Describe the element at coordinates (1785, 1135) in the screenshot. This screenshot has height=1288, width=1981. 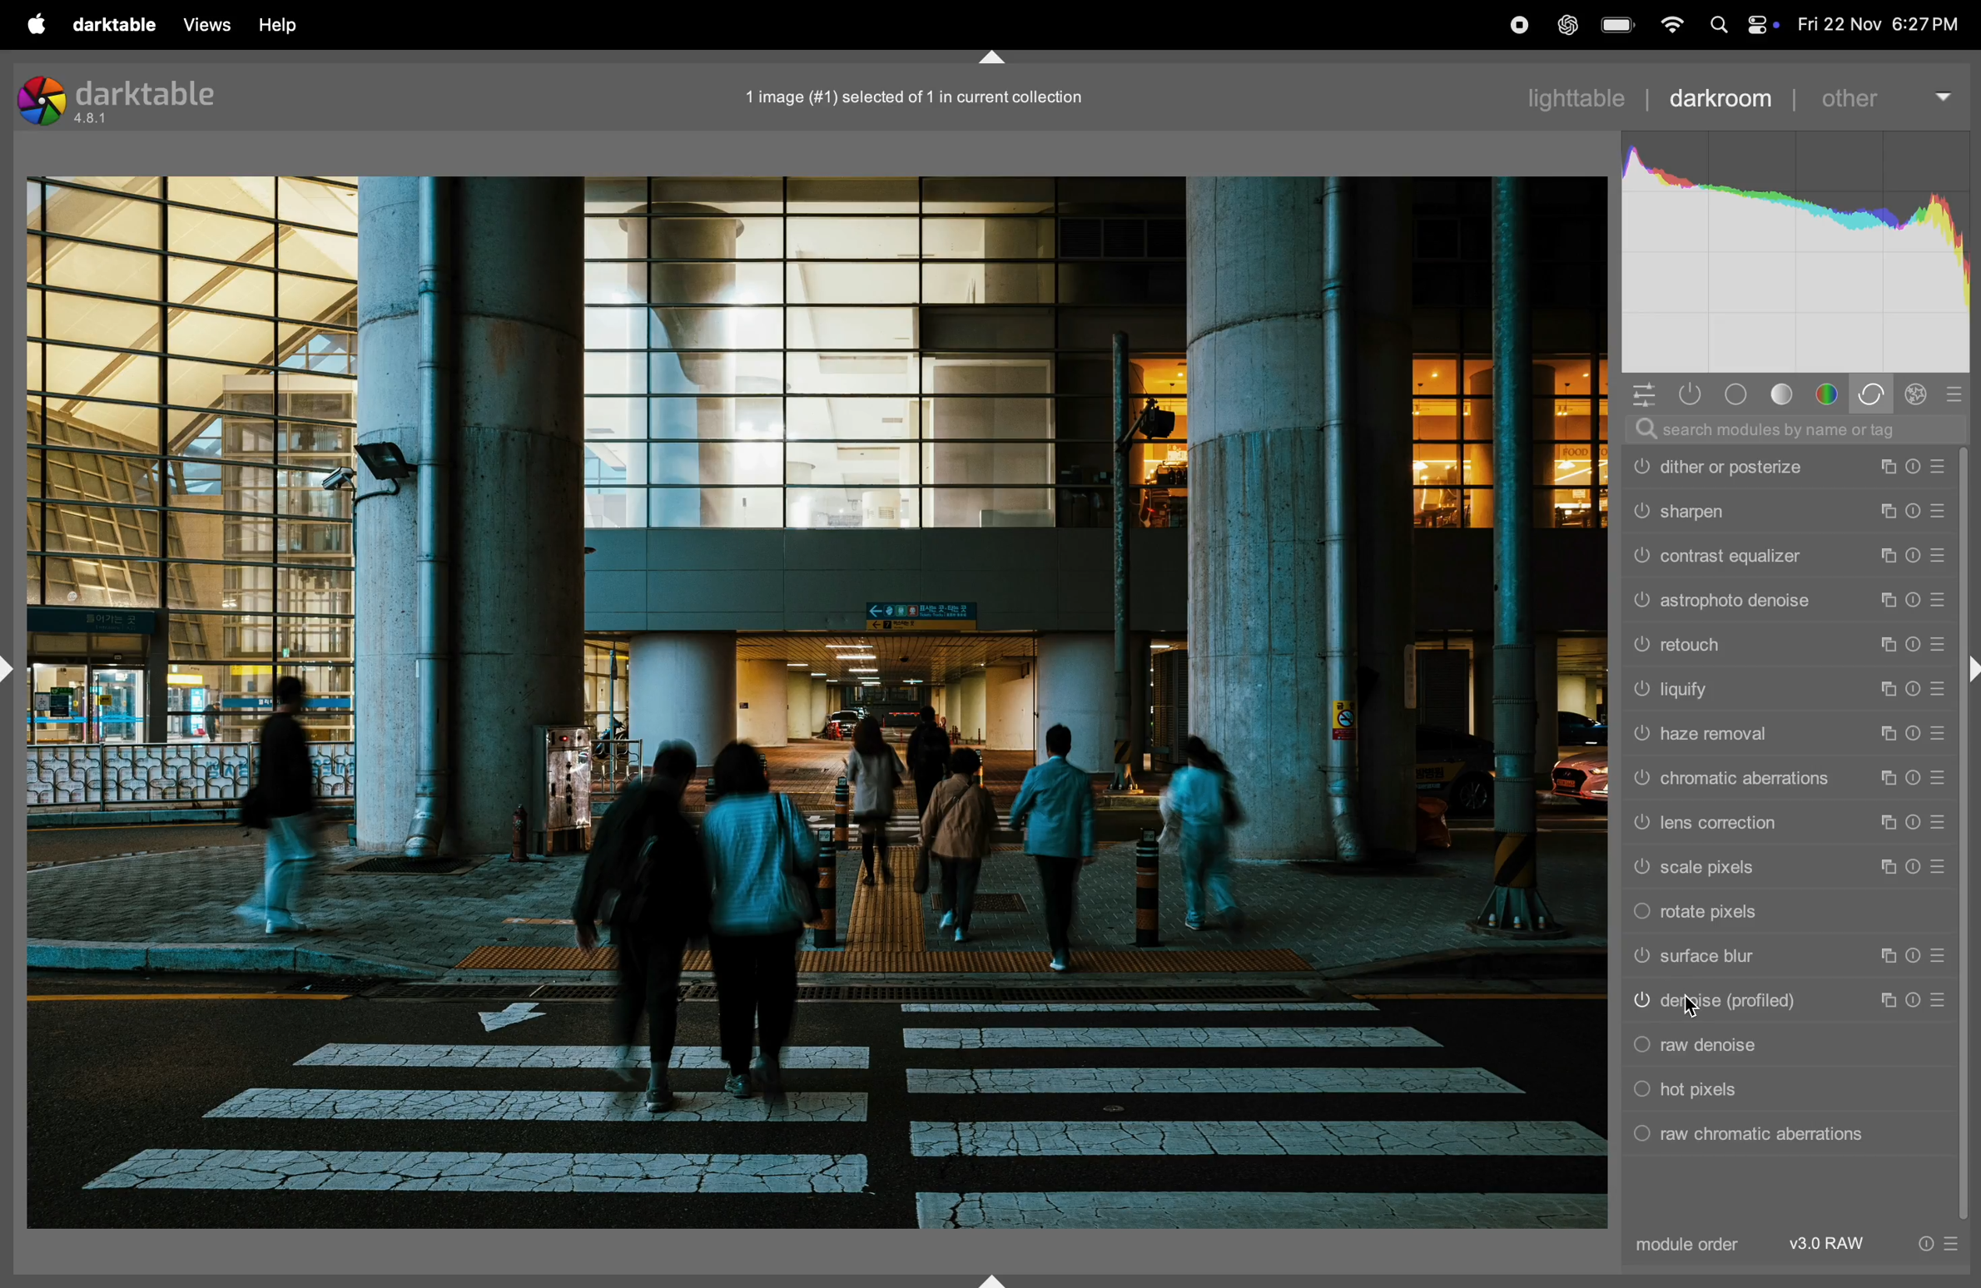
I see `raw chromatic aberrtions` at that location.